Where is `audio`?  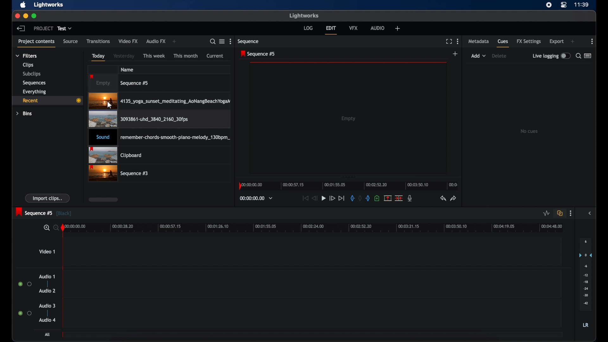 audio is located at coordinates (377, 28).